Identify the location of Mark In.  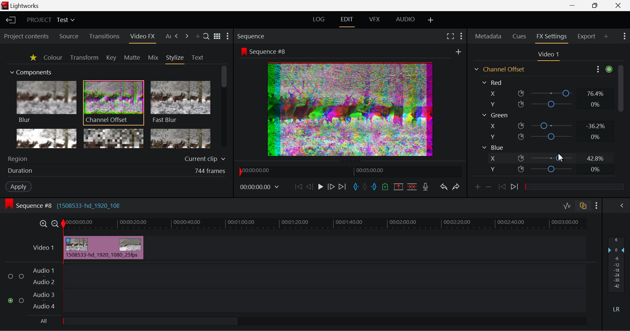
(356, 187).